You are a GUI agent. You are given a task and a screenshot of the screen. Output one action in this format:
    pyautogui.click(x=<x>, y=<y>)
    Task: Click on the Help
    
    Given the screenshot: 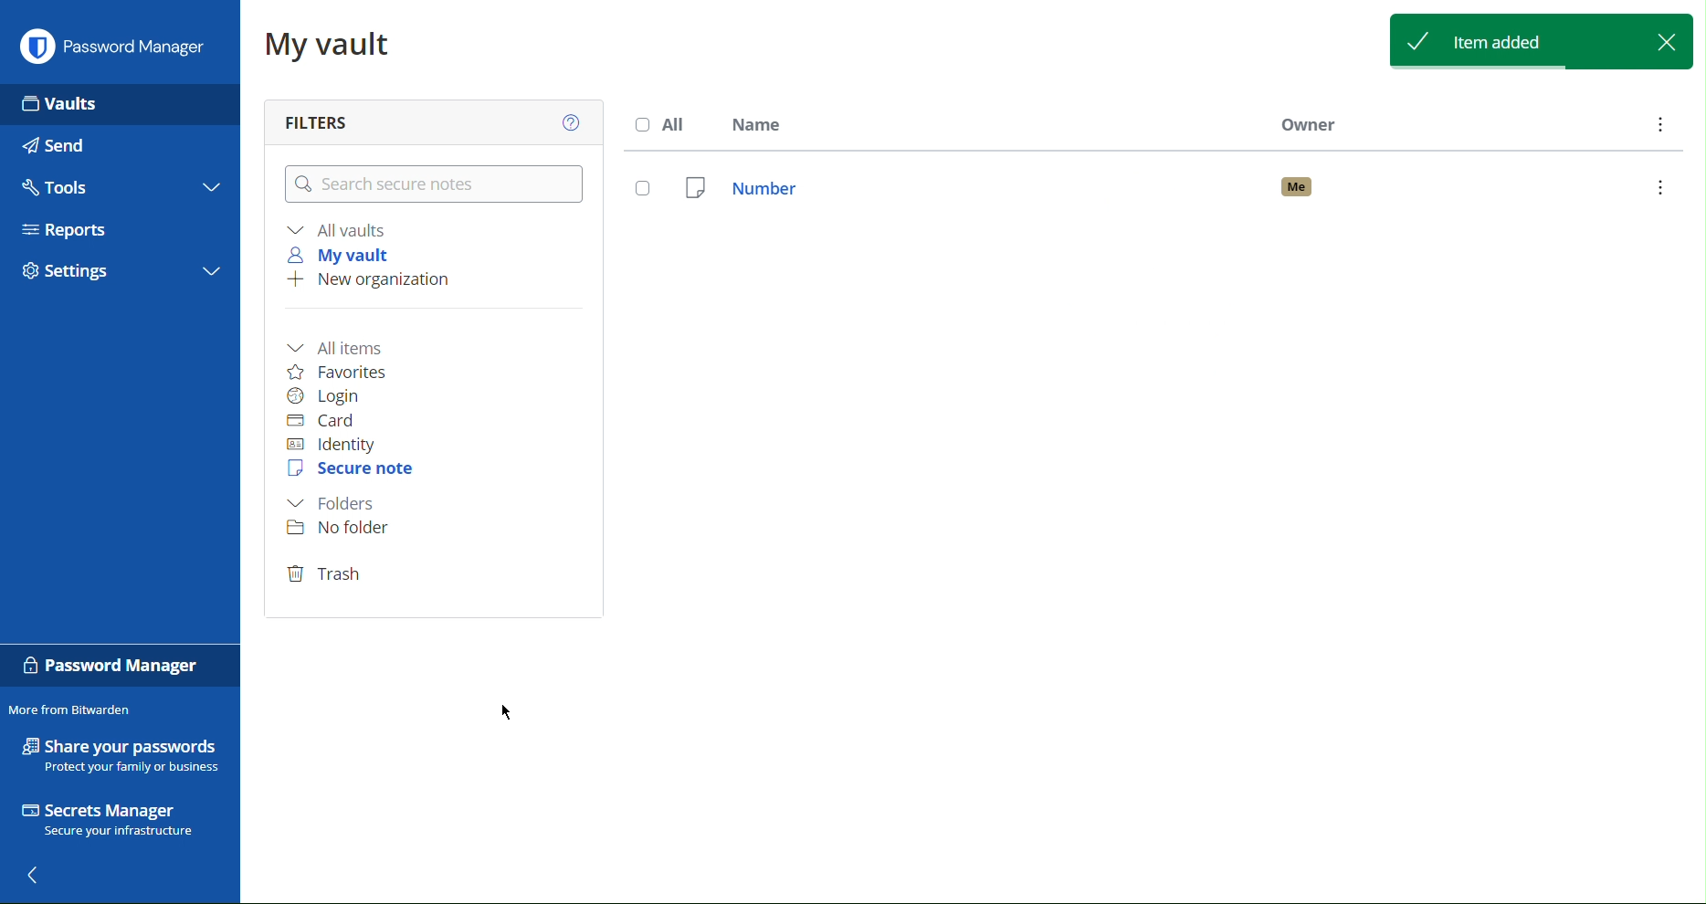 What is the action you would take?
    pyautogui.click(x=572, y=122)
    